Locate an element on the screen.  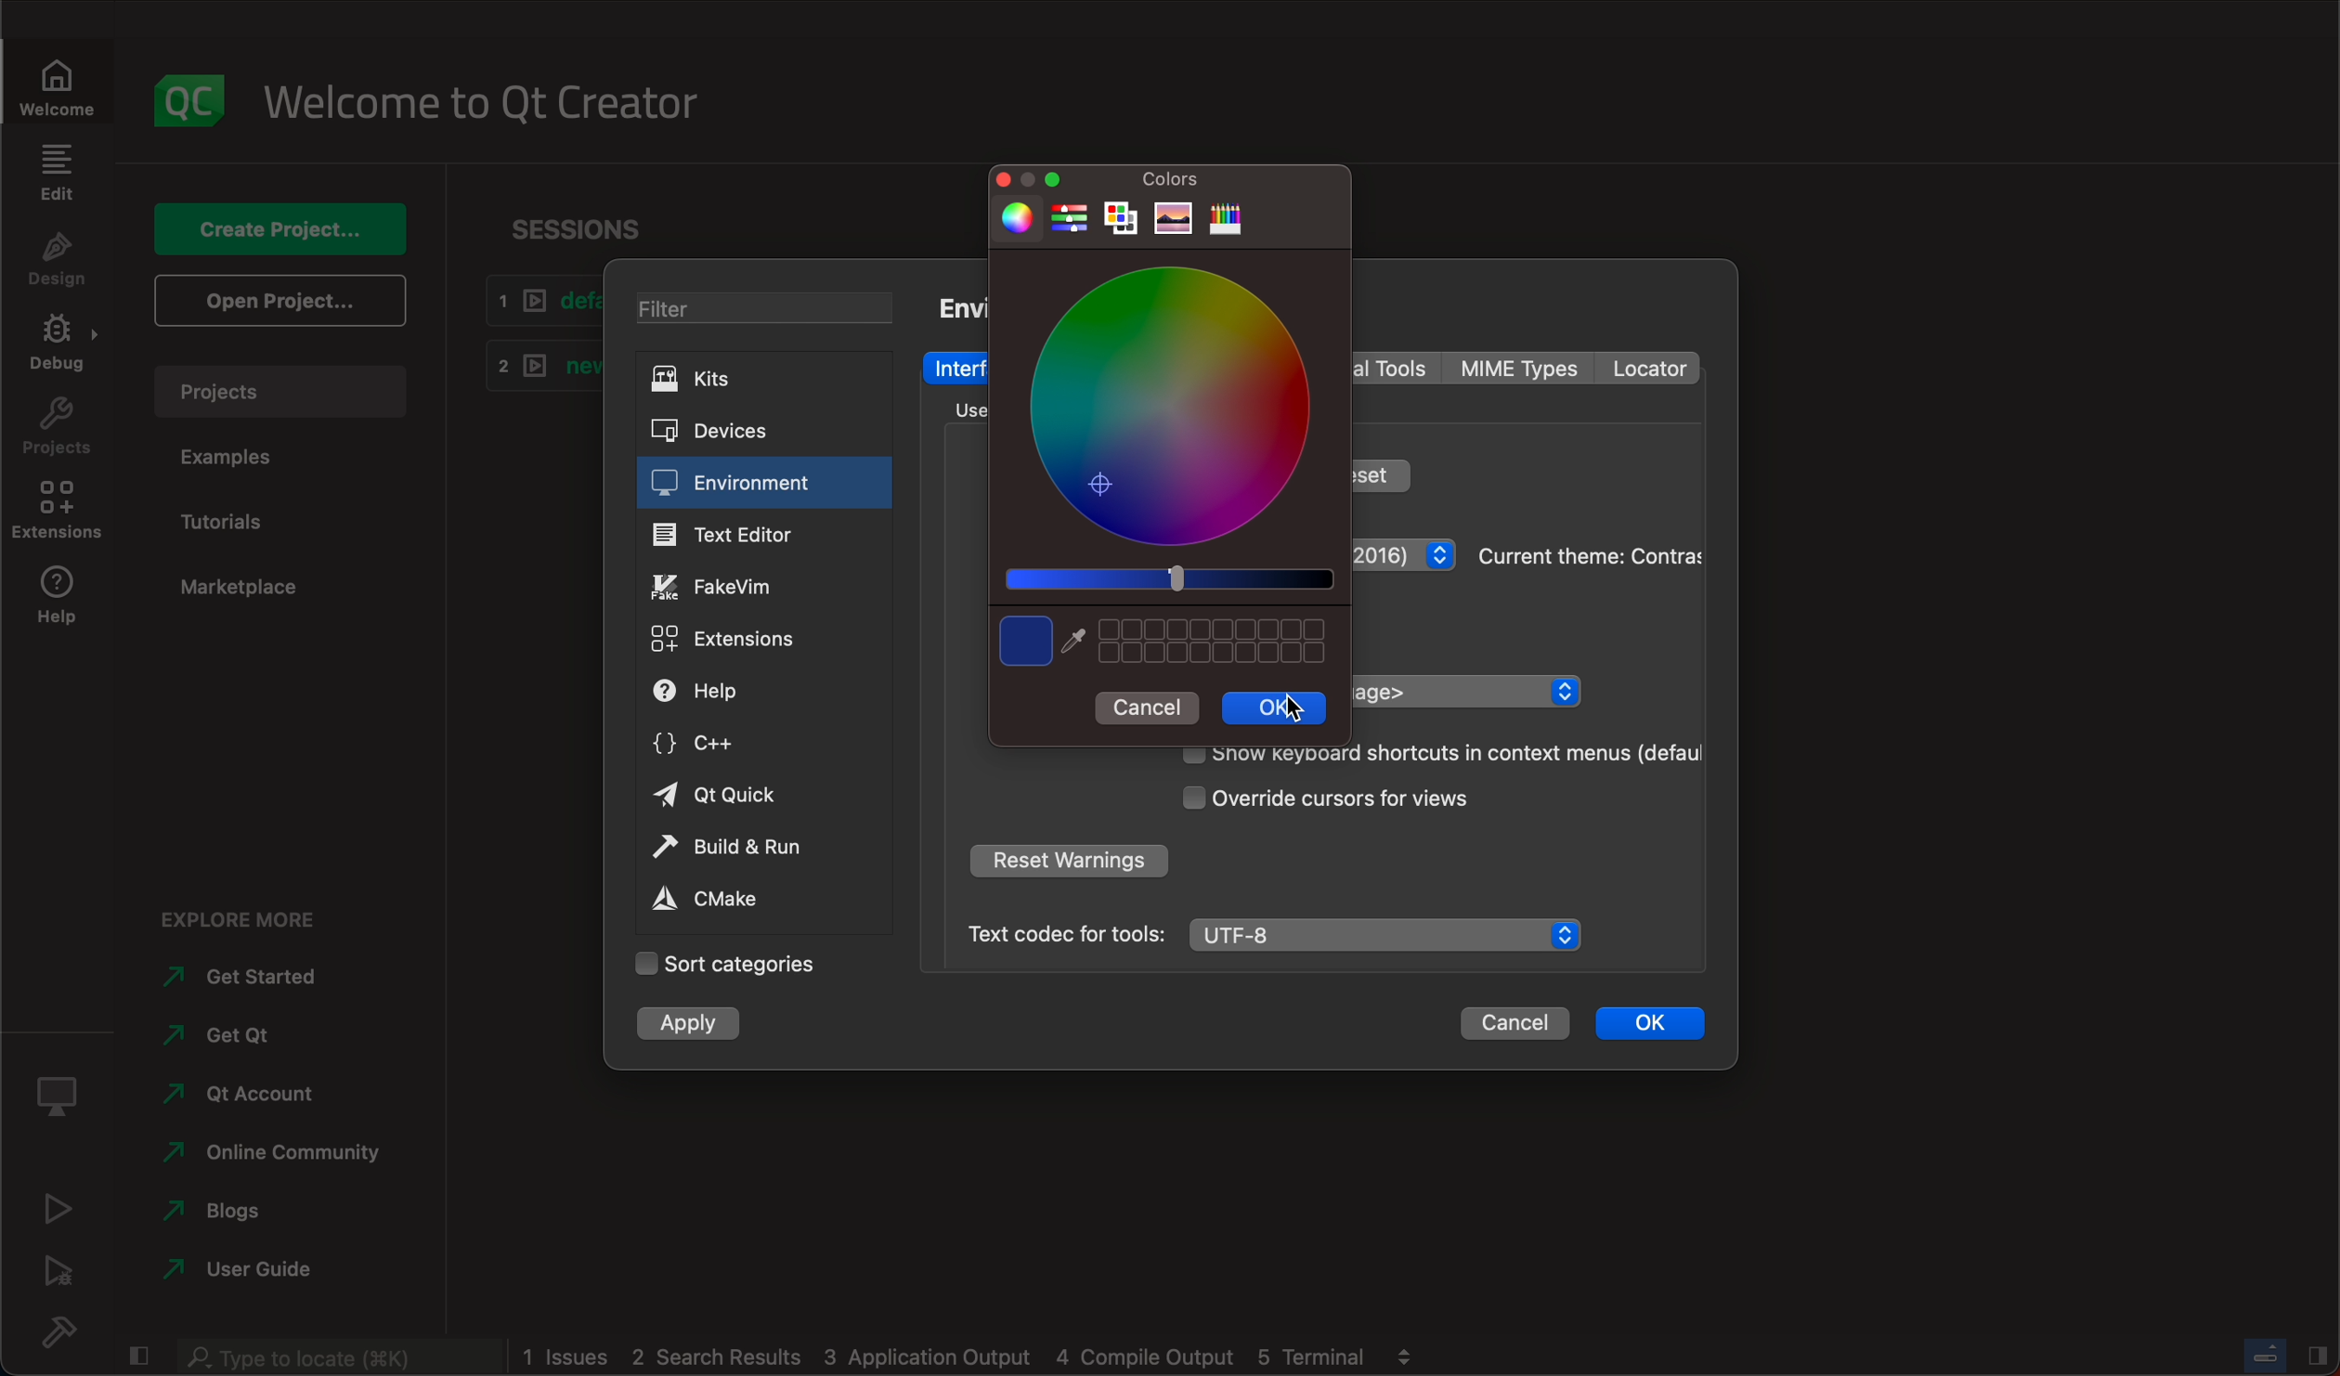
choose color is located at coordinates (1023, 641).